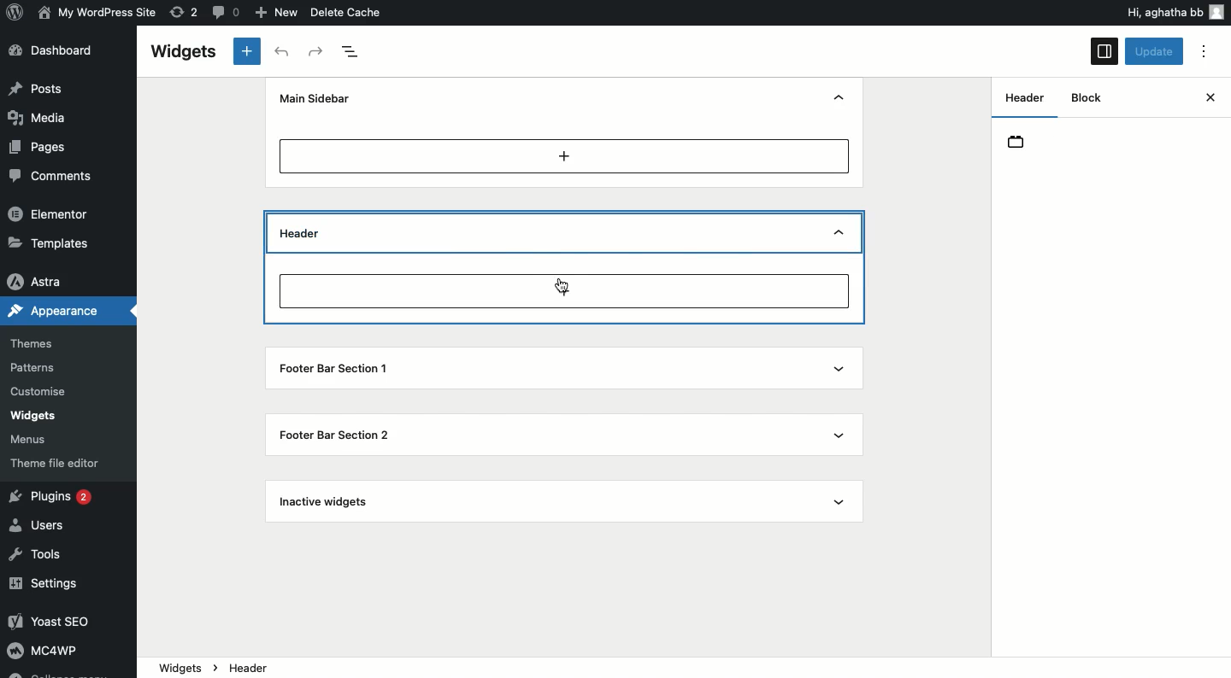  Describe the element at coordinates (53, 309) in the screenshot. I see `Appearance` at that location.